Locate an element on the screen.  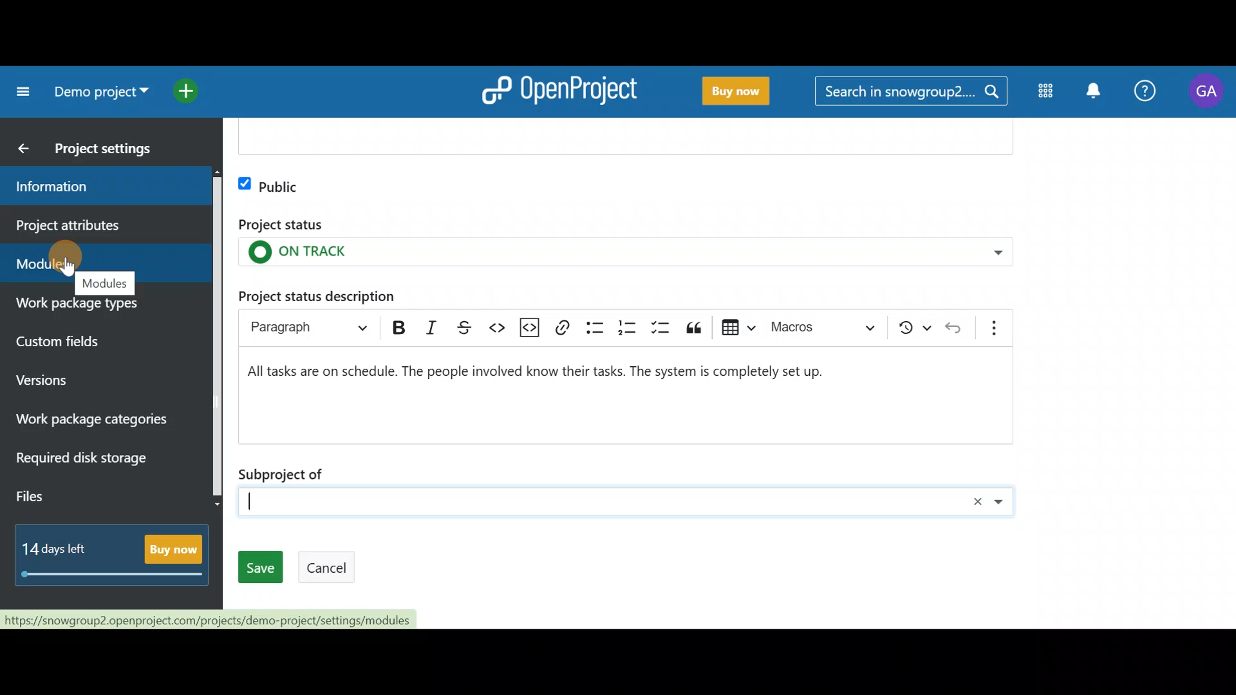
Project attributes is located at coordinates (102, 226).